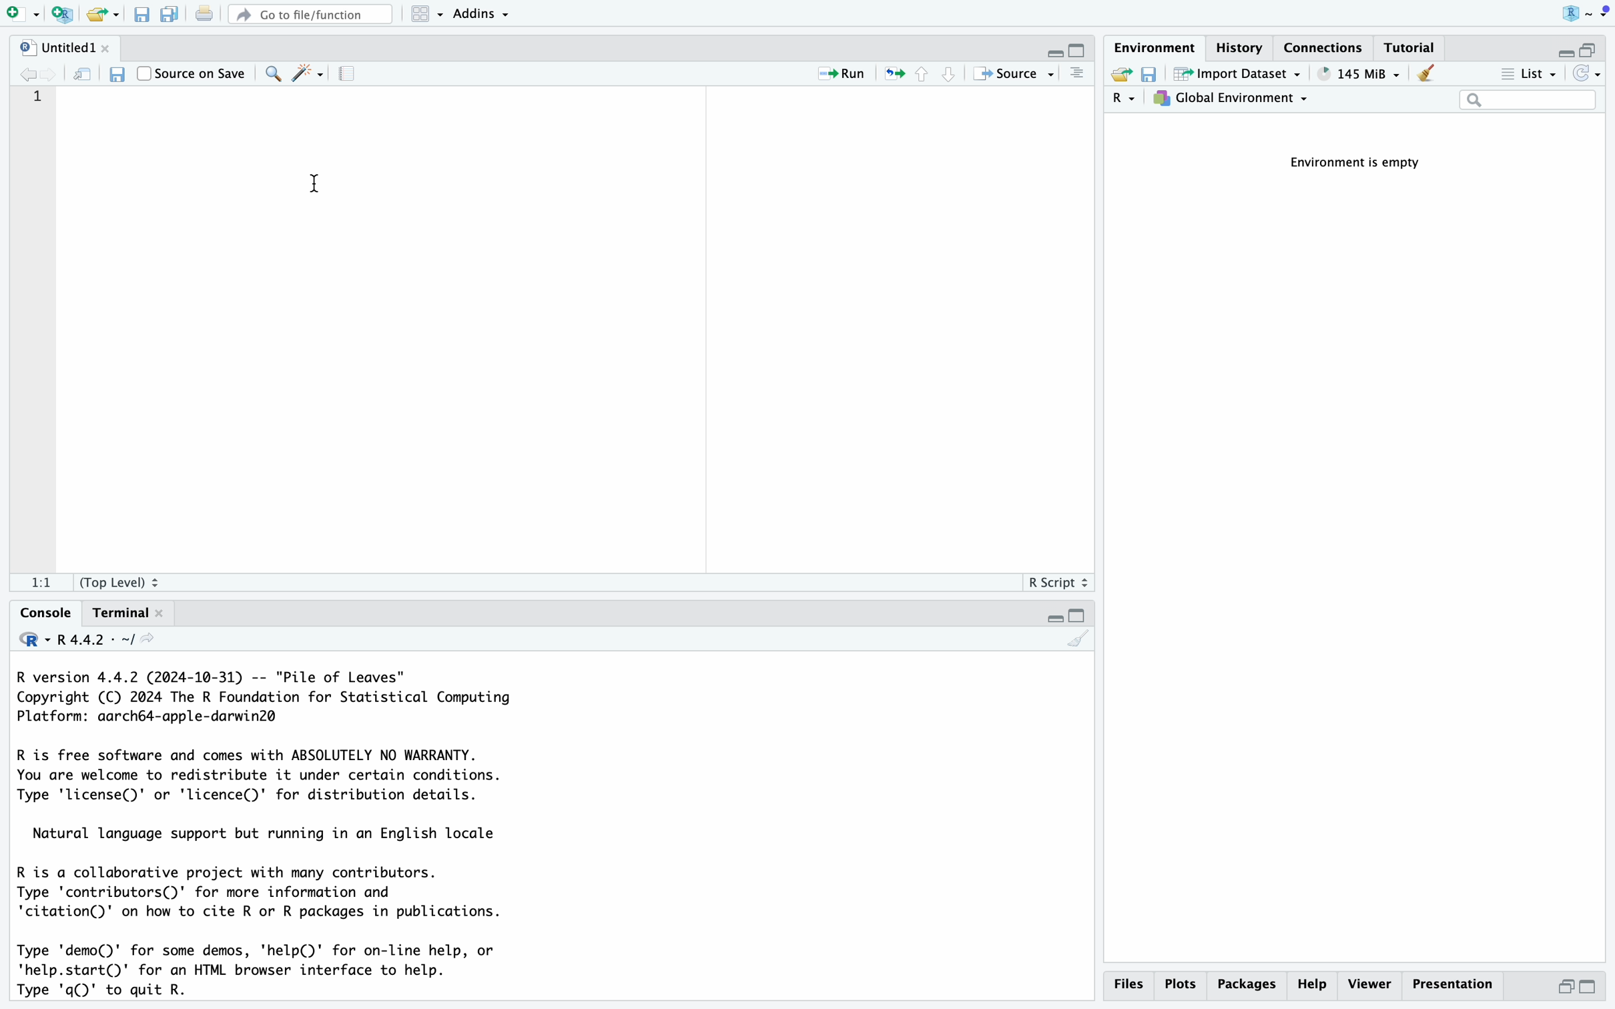 The width and height of the screenshot is (1615, 1009). I want to click on workspace panes, so click(427, 14).